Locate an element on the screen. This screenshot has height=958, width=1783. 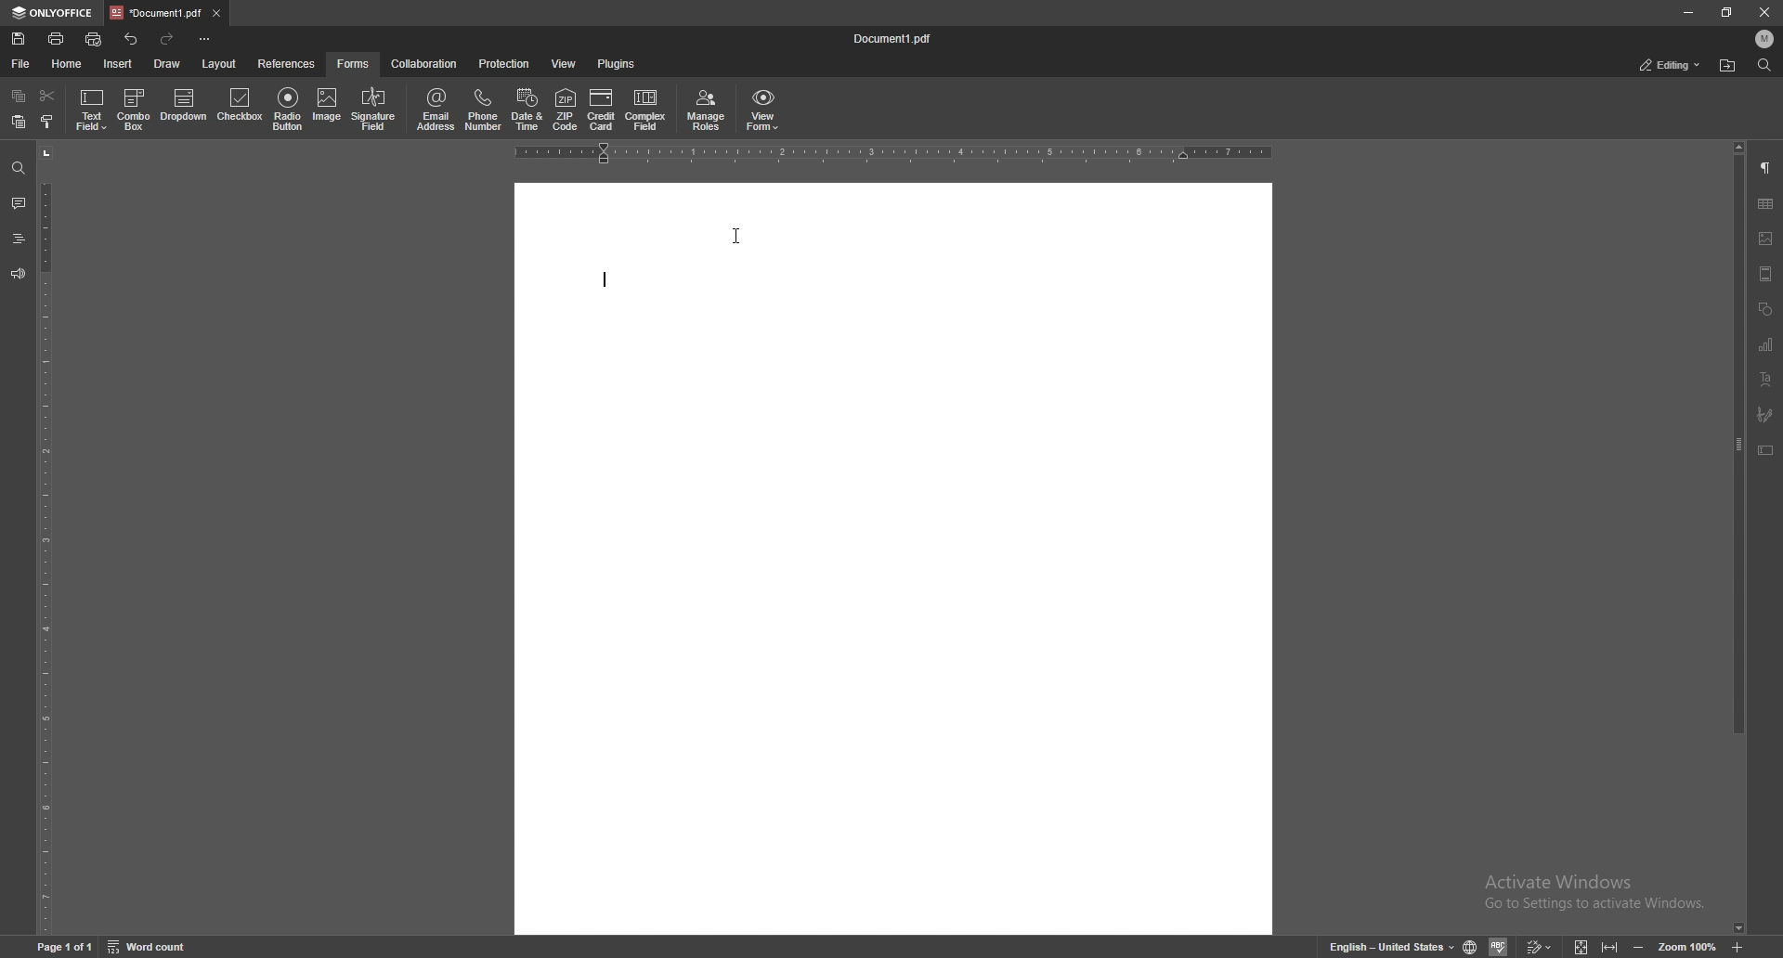
copy style is located at coordinates (48, 123).